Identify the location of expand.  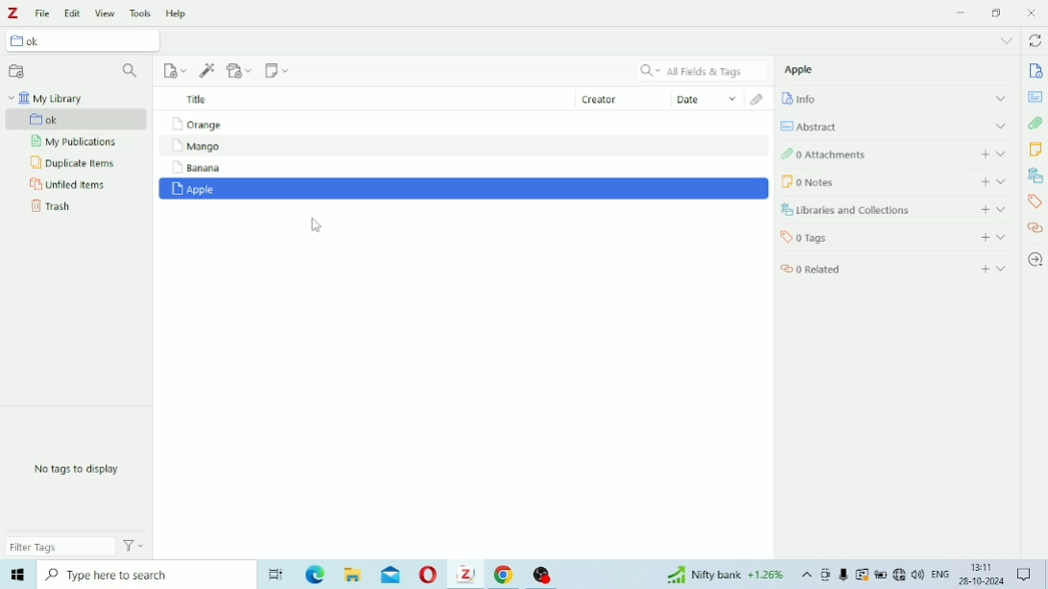
(1006, 271).